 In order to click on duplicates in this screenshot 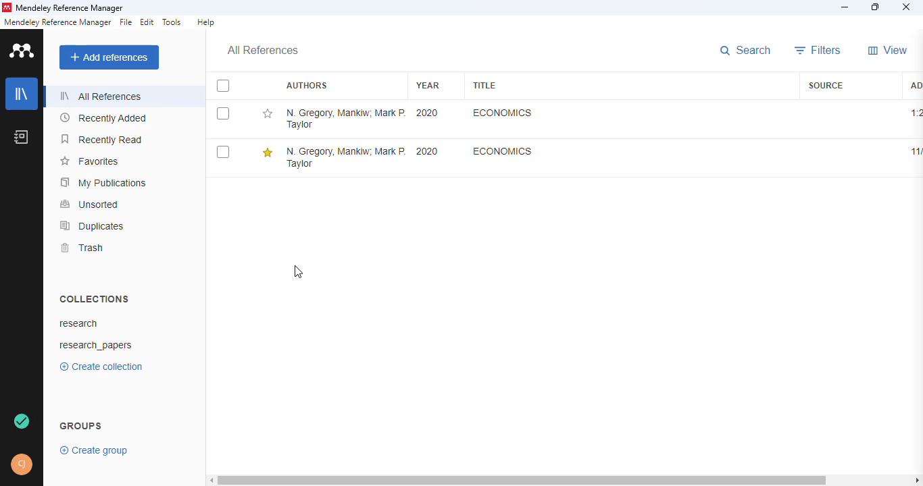, I will do `click(93, 225)`.